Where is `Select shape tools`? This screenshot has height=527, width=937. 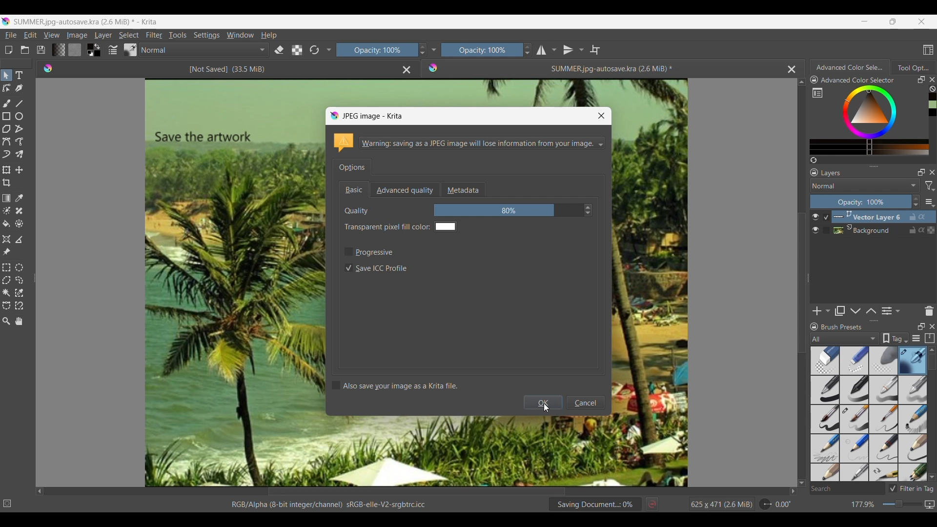 Select shape tools is located at coordinates (7, 75).